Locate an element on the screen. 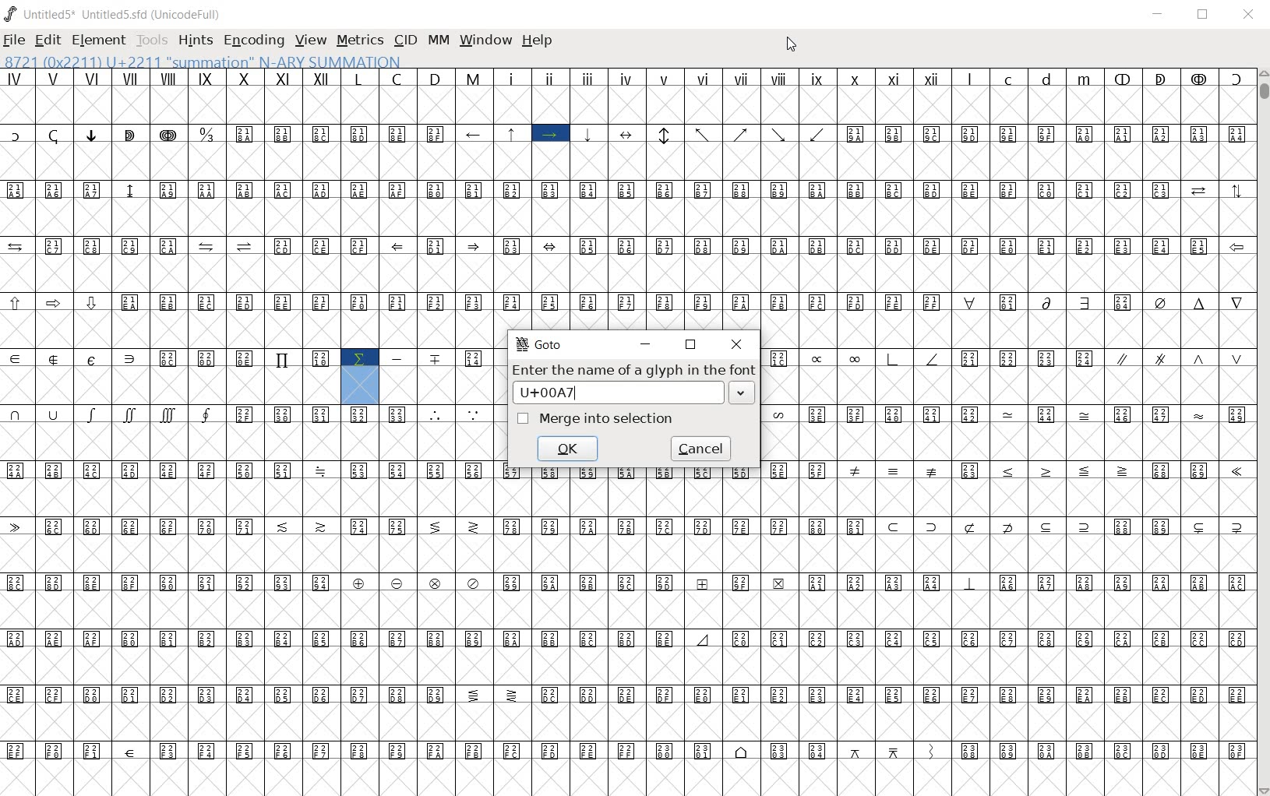 The width and height of the screenshot is (1270, 796). special symbols is located at coordinates (630, 302).